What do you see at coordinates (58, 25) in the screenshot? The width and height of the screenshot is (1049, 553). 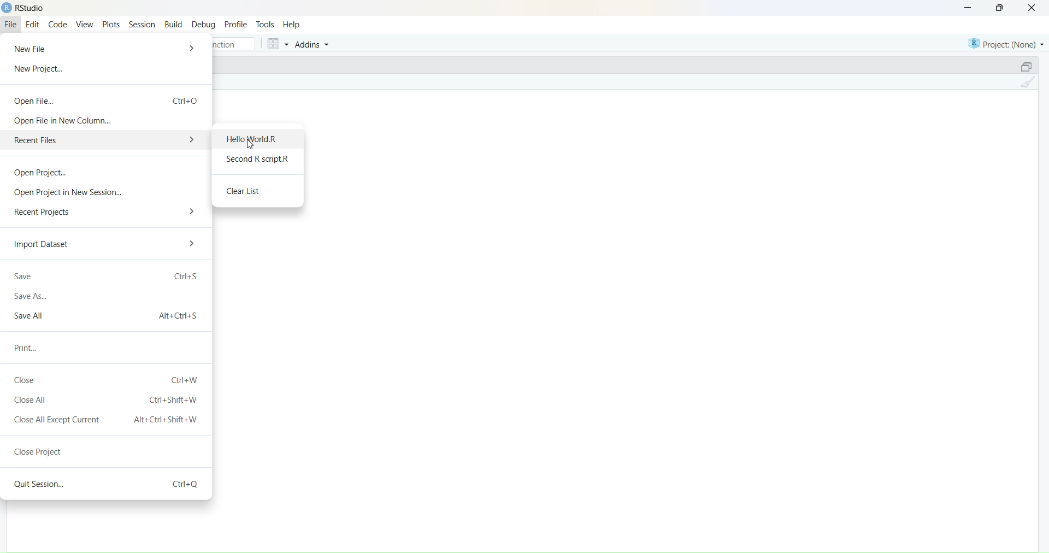 I see `Code` at bounding box center [58, 25].